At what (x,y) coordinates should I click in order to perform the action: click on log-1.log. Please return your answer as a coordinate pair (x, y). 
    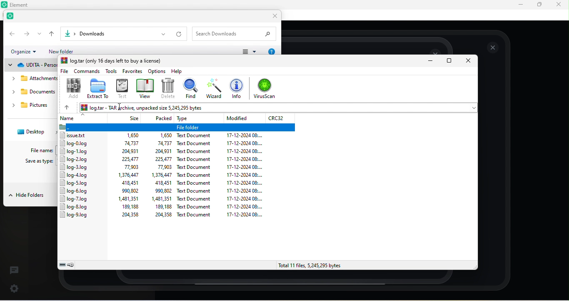
    Looking at the image, I should click on (74, 151).